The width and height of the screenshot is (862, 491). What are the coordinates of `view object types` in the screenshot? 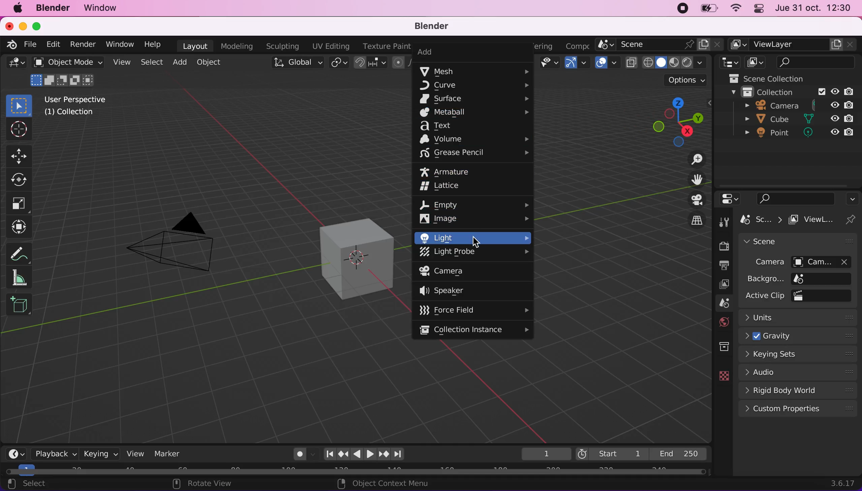 It's located at (551, 64).